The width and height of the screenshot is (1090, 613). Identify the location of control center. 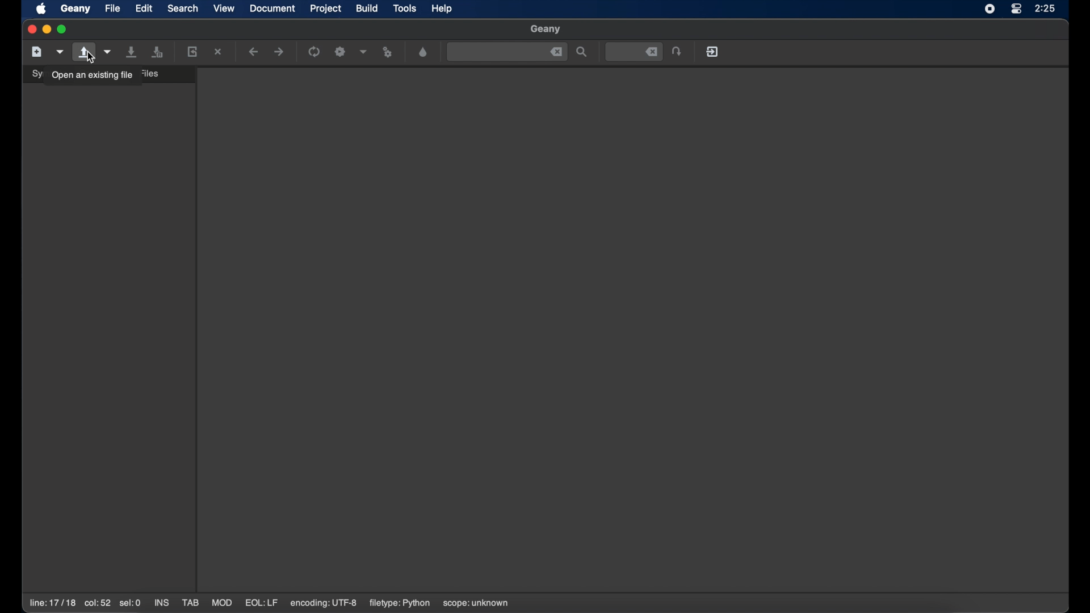
(1016, 9).